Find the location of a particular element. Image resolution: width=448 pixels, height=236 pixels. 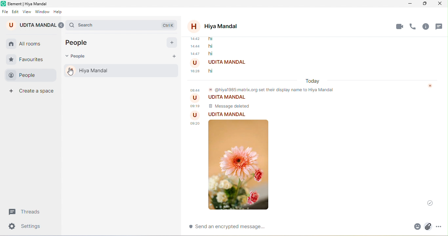

@hiya1985matrix.org set their display name to hiya mandal is located at coordinates (274, 91).